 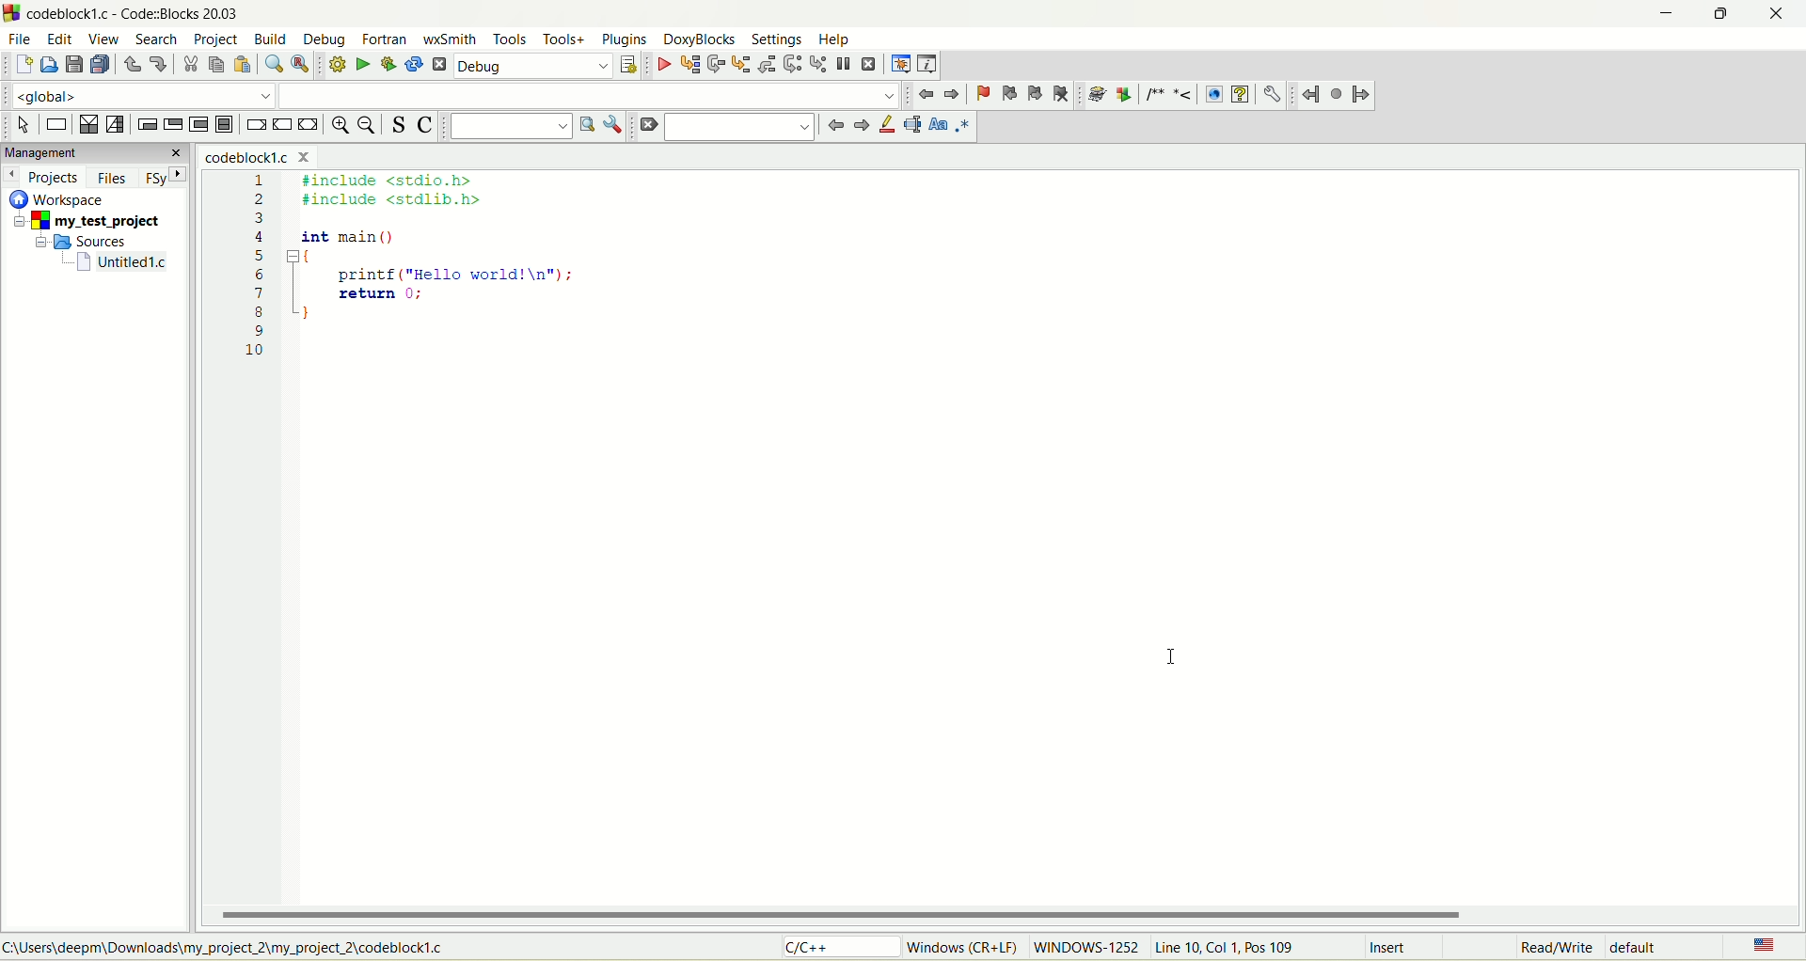 I want to click on next bookmark, so click(x=1036, y=94).